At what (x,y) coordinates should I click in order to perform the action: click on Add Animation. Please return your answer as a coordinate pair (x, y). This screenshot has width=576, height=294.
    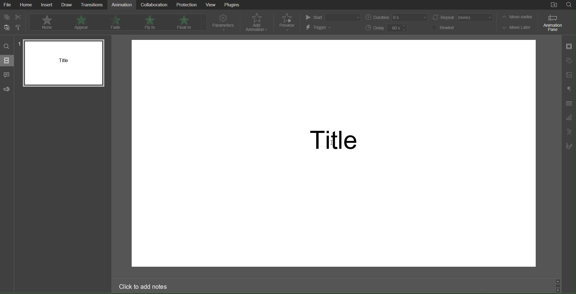
    Looking at the image, I should click on (256, 22).